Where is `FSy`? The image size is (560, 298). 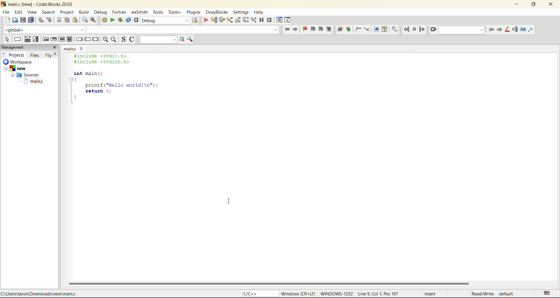
FSy is located at coordinates (48, 55).